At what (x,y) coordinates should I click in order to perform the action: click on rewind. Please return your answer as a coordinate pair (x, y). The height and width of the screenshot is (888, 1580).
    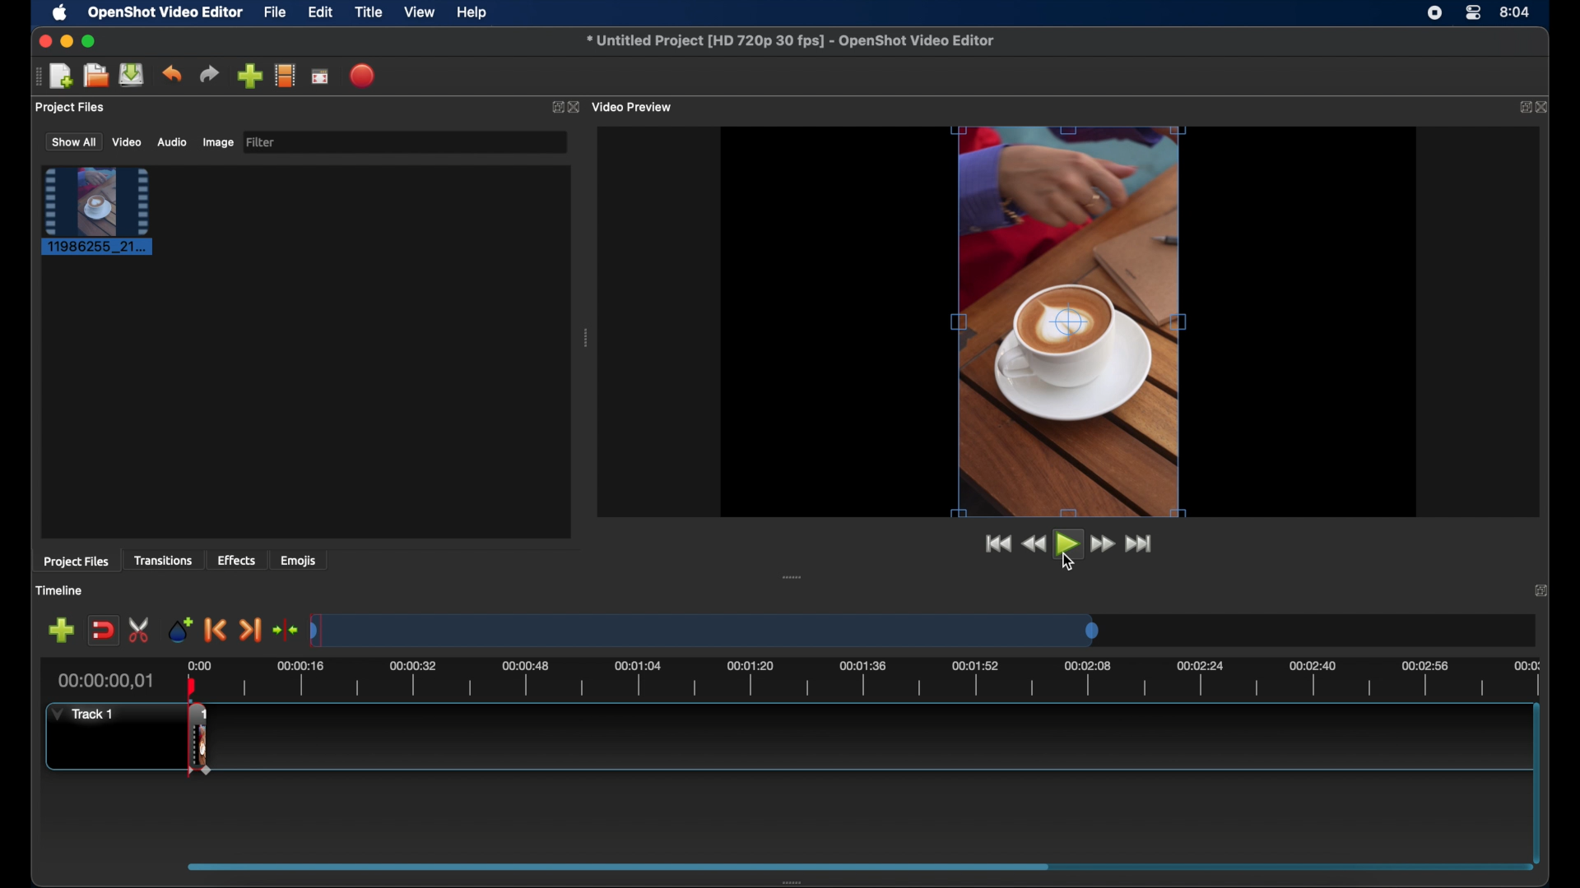
    Looking at the image, I should click on (1034, 544).